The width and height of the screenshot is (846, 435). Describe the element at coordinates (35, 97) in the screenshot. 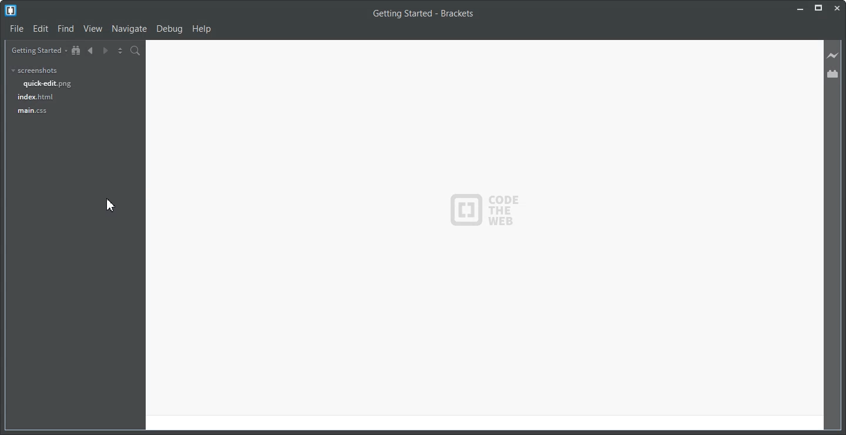

I see `index.html` at that location.